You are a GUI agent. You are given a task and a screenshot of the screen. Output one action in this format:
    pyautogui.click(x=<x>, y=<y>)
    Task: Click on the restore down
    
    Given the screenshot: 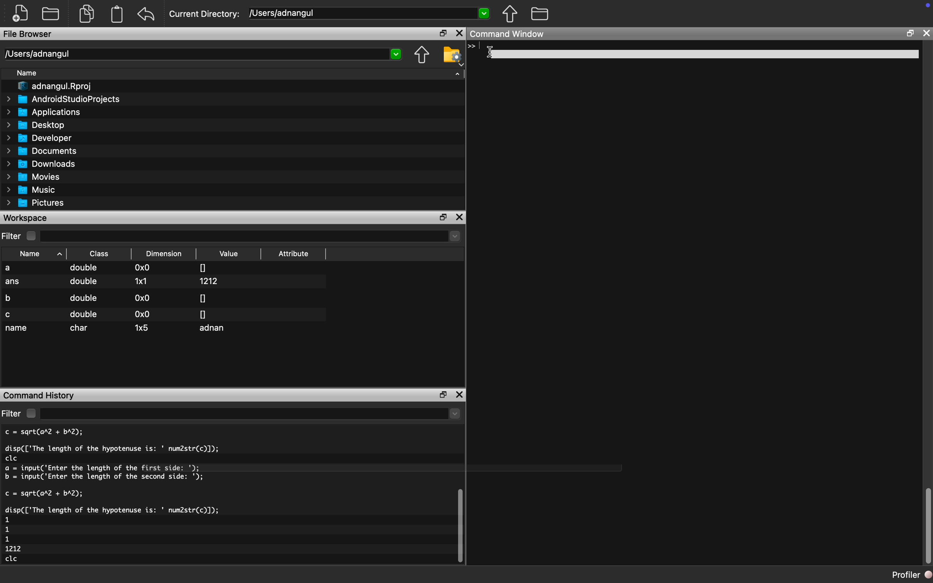 What is the action you would take?
    pyautogui.click(x=909, y=35)
    